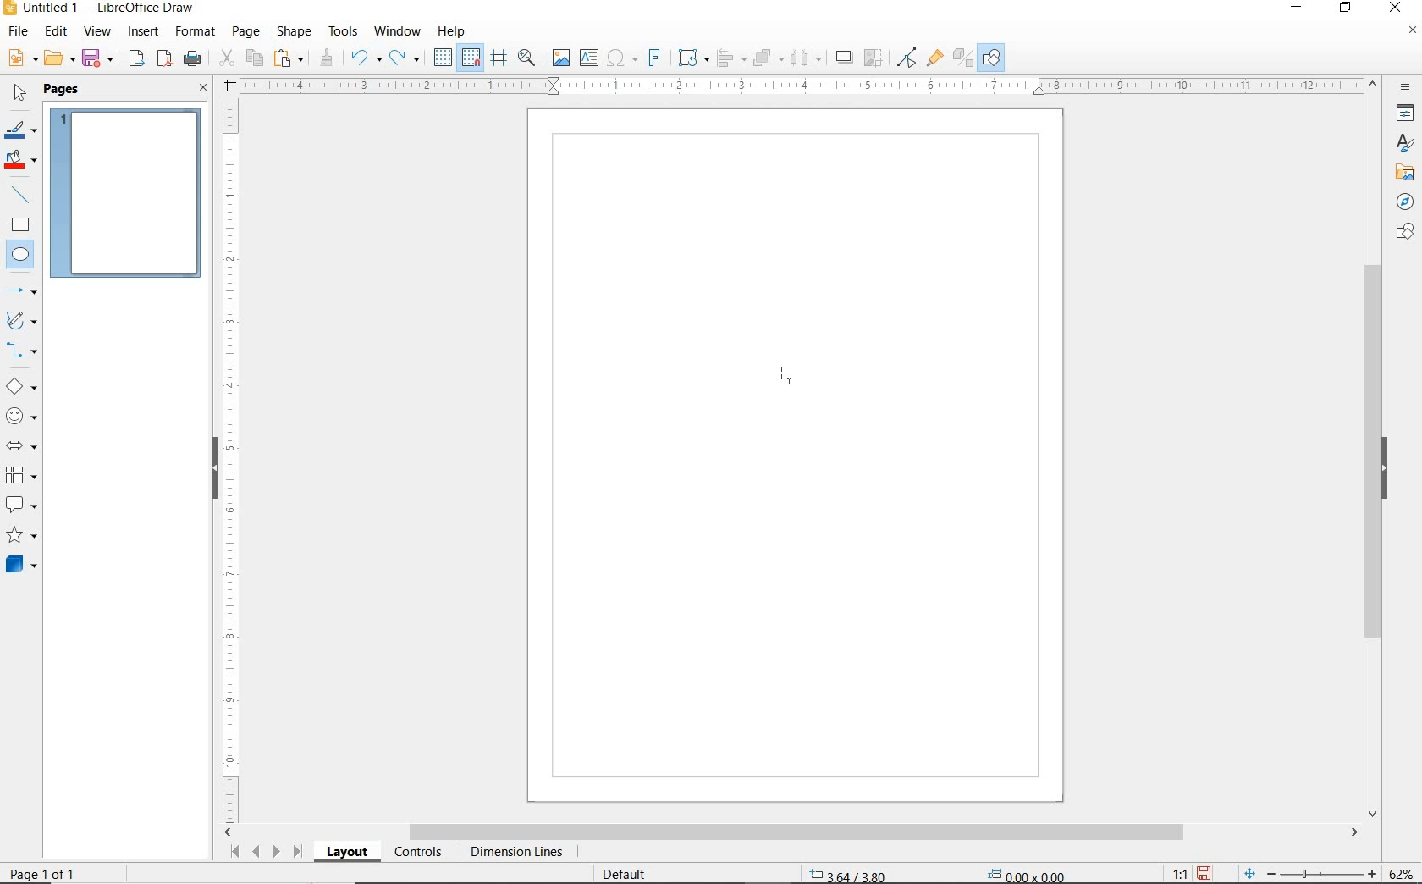 The height and width of the screenshot is (884, 1422). I want to click on ELLIPSE, so click(21, 256).